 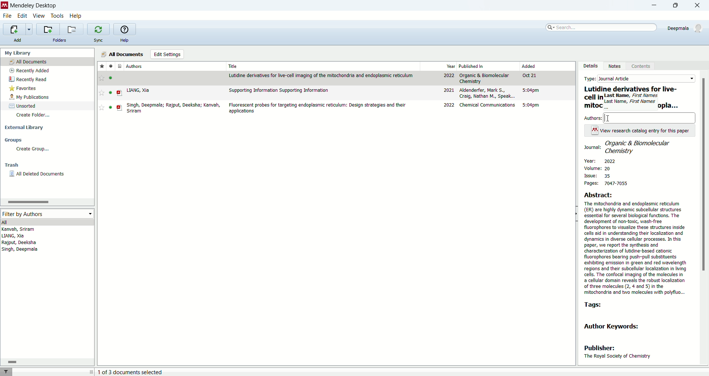 I want to click on Rajput, Deeksha, so click(x=18, y=243).